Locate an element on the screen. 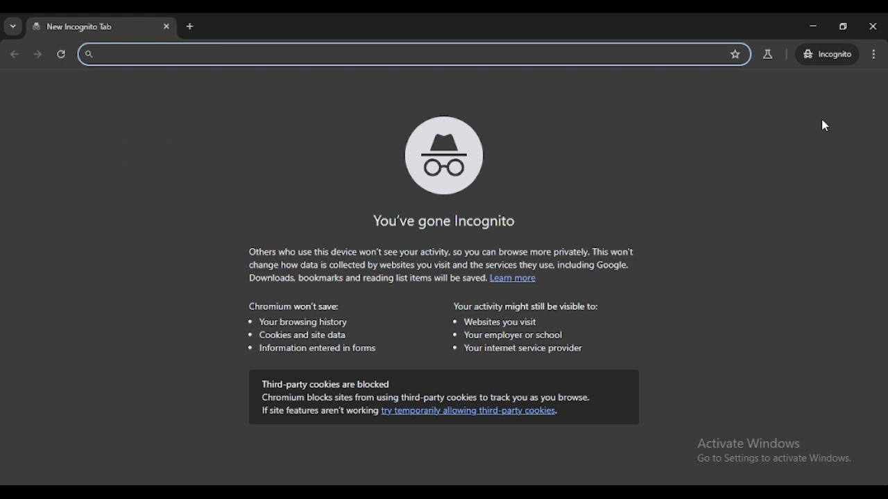 The width and height of the screenshot is (888, 499). incognito mode information is located at coordinates (442, 266).